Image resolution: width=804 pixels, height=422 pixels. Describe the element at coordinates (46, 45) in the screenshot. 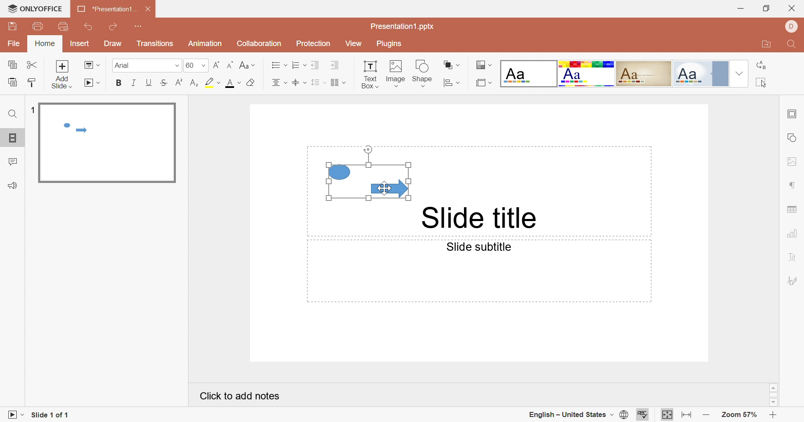

I see `Home` at that location.